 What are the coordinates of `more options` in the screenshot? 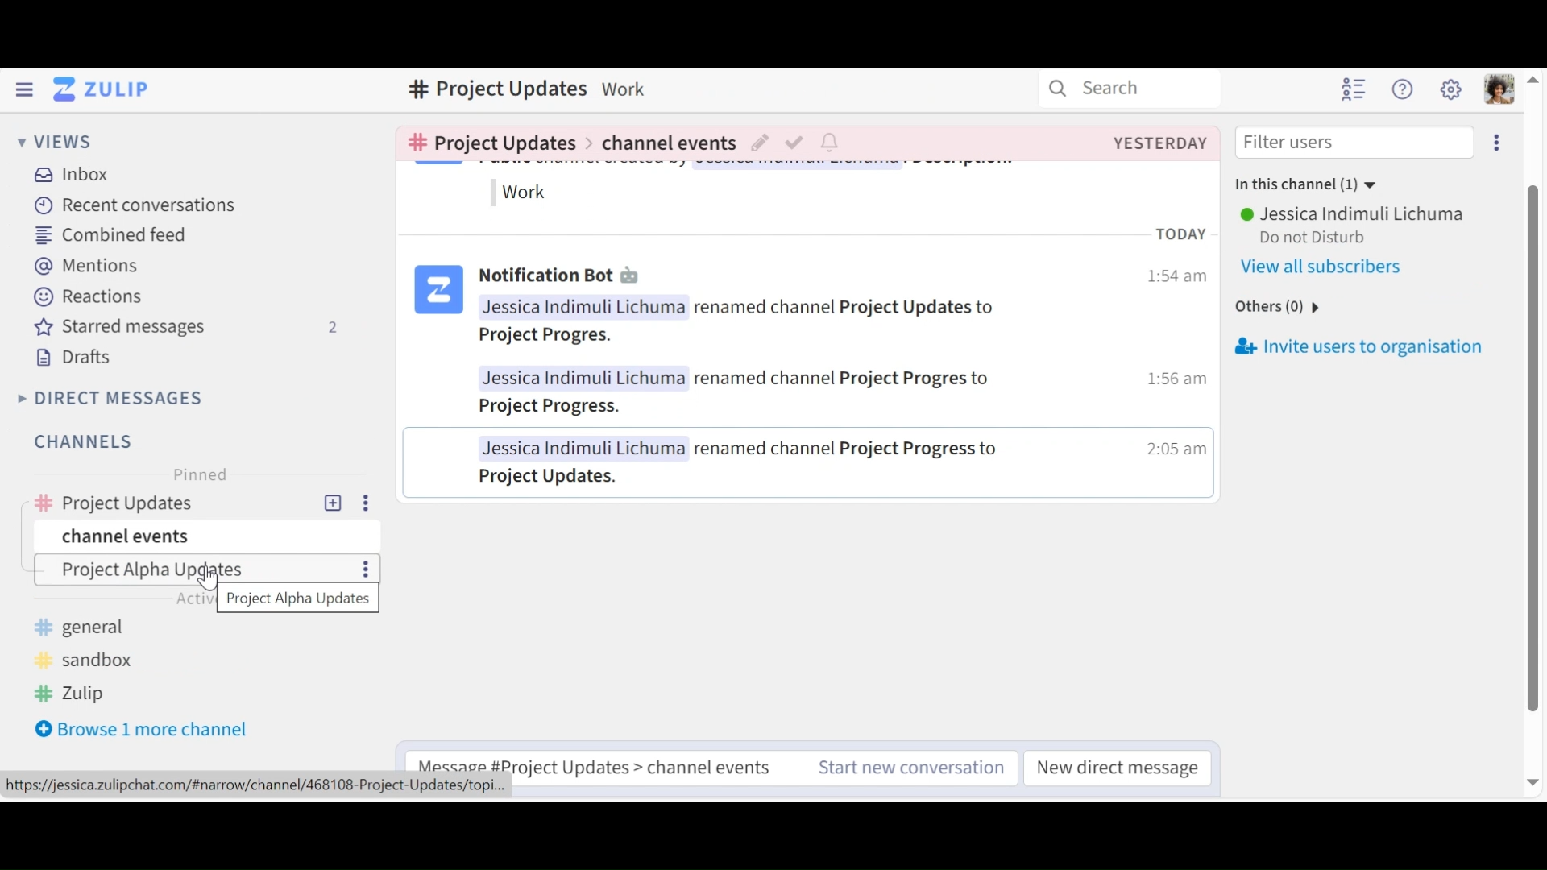 It's located at (369, 570).